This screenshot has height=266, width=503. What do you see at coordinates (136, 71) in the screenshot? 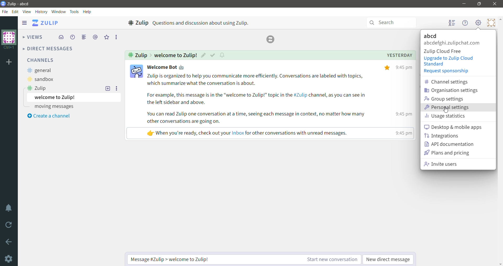
I see `Profile pic` at bounding box center [136, 71].